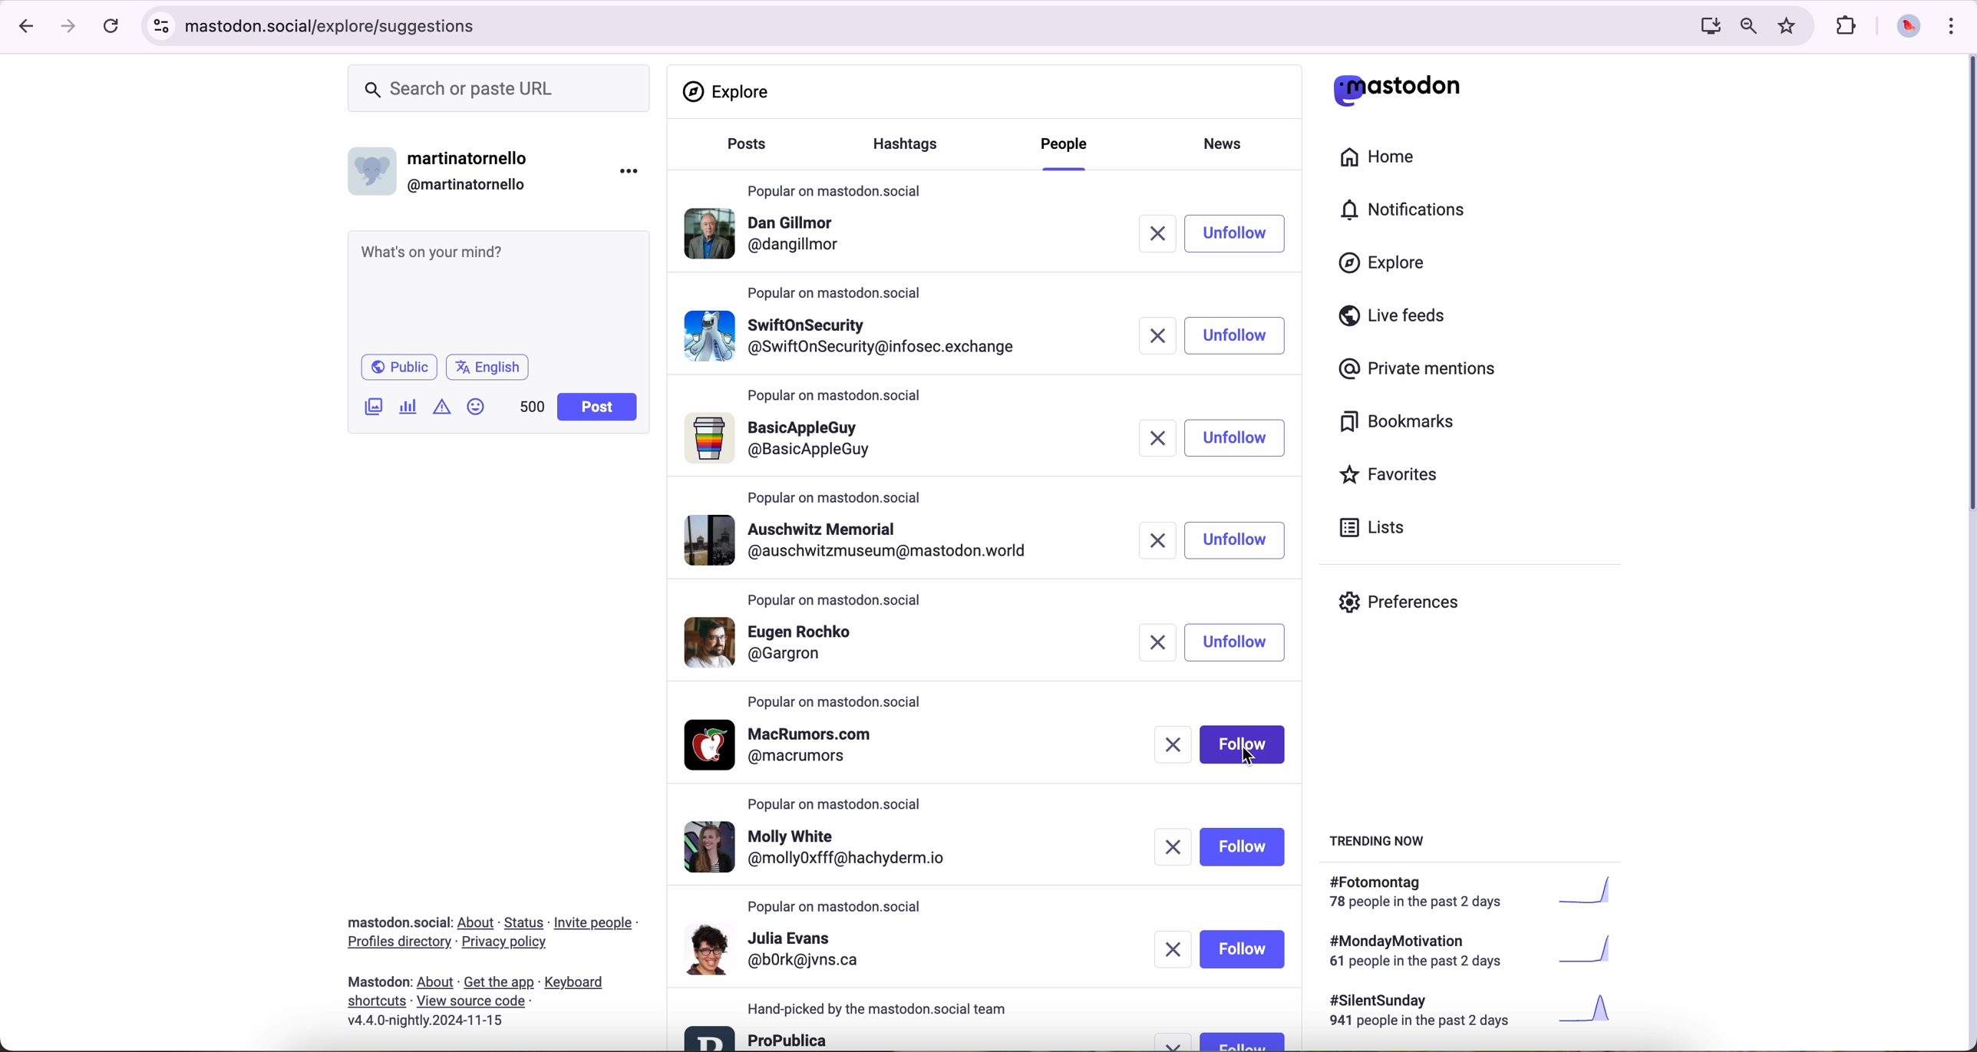 The height and width of the screenshot is (1052, 1977). Describe the element at coordinates (1704, 25) in the screenshot. I see `computer` at that location.